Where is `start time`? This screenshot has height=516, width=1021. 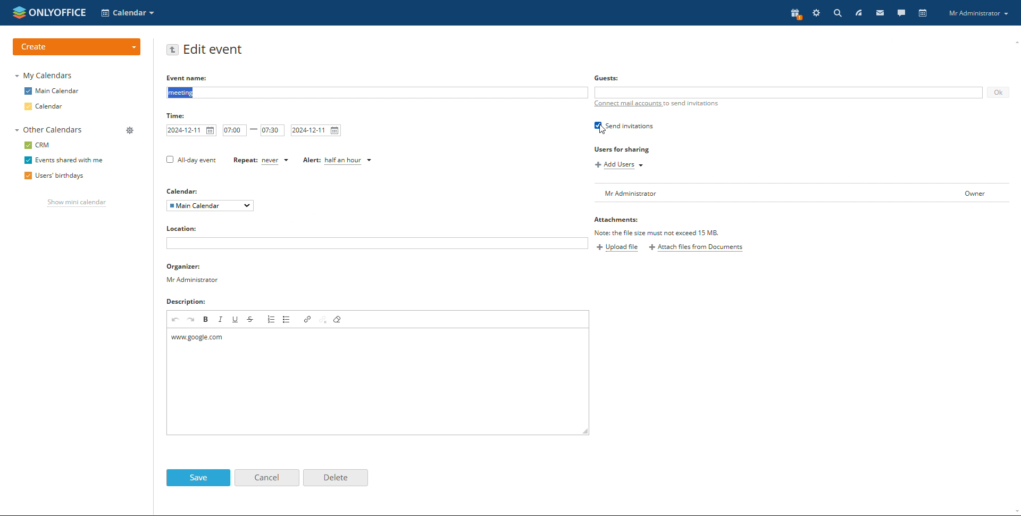
start time is located at coordinates (235, 130).